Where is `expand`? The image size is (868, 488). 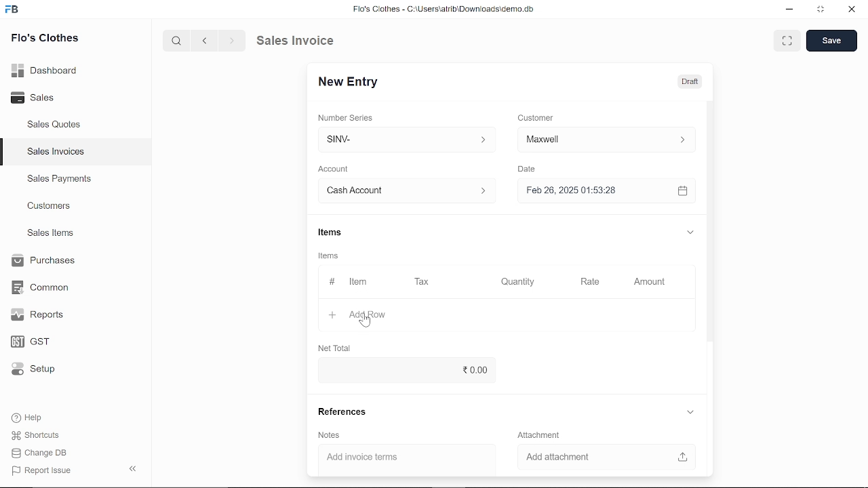 expand is located at coordinates (691, 413).